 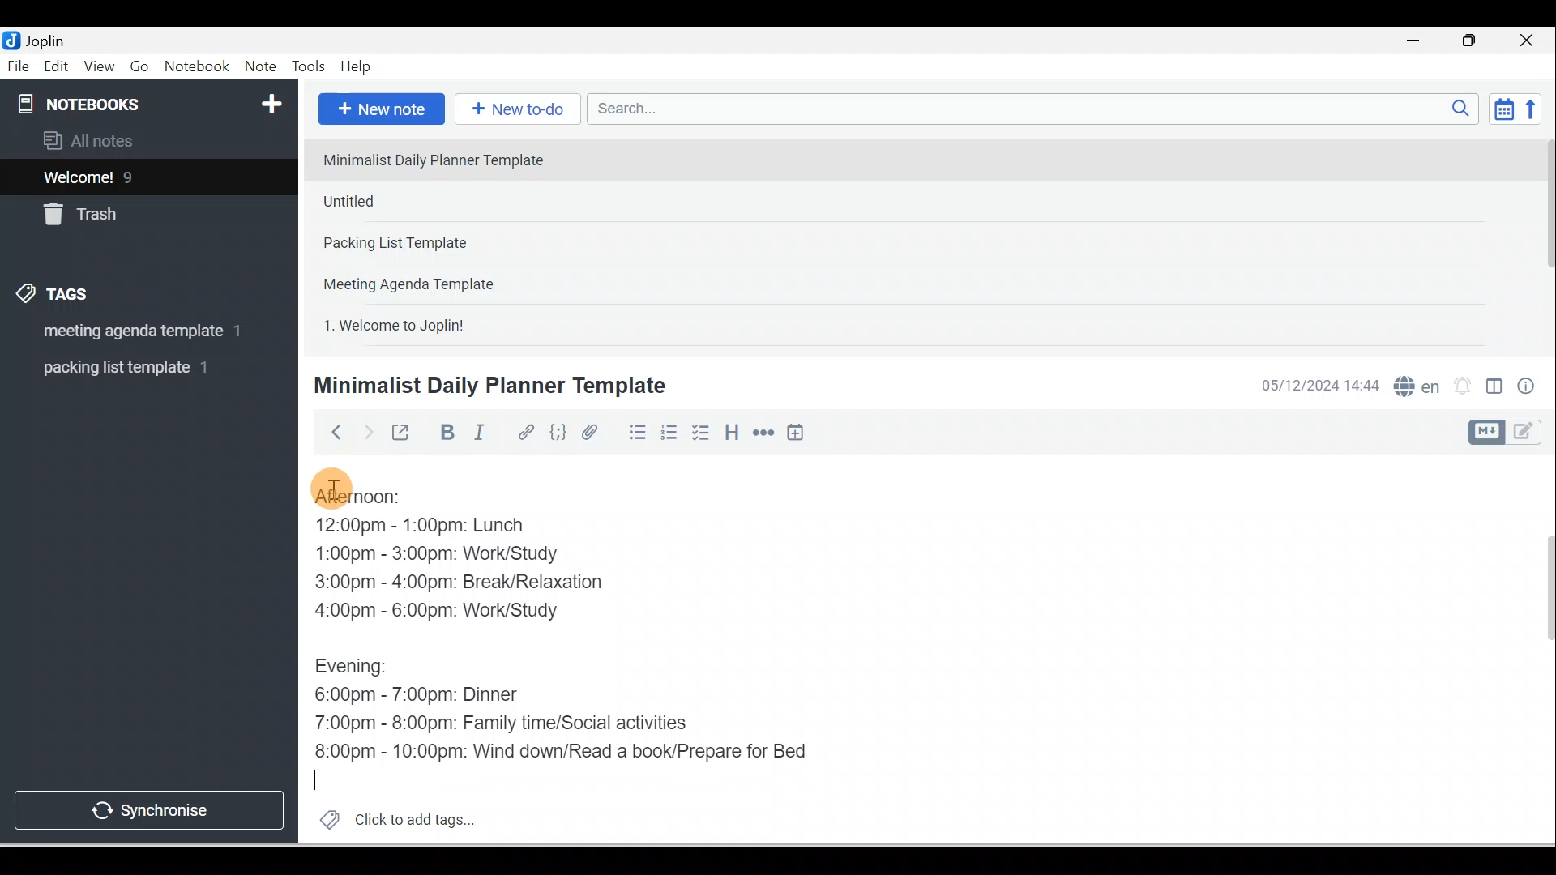 I want to click on Minimise, so click(x=1418, y=42).